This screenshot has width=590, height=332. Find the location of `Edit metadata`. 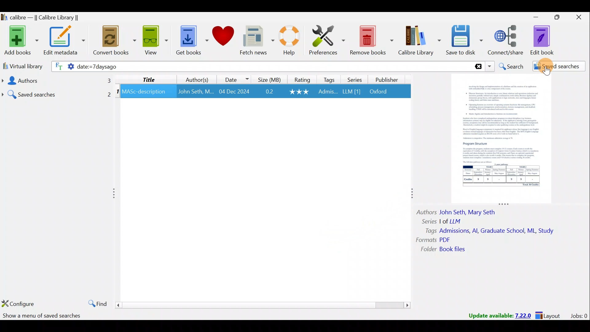

Edit metadata is located at coordinates (66, 41).